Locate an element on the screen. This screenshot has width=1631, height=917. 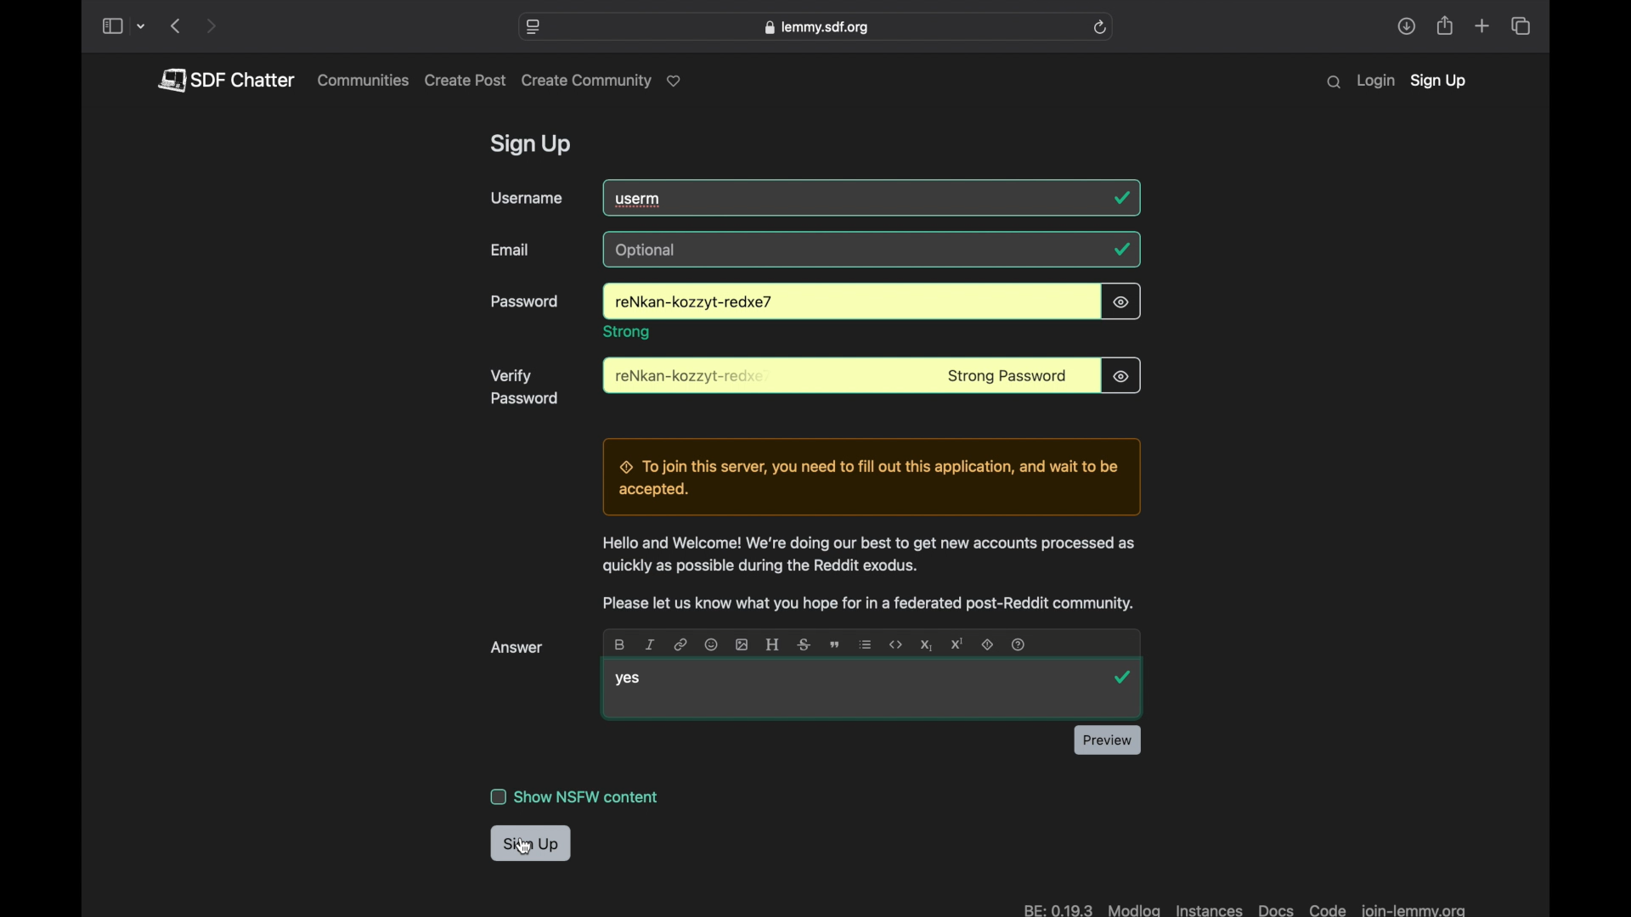
optional is located at coordinates (648, 250).